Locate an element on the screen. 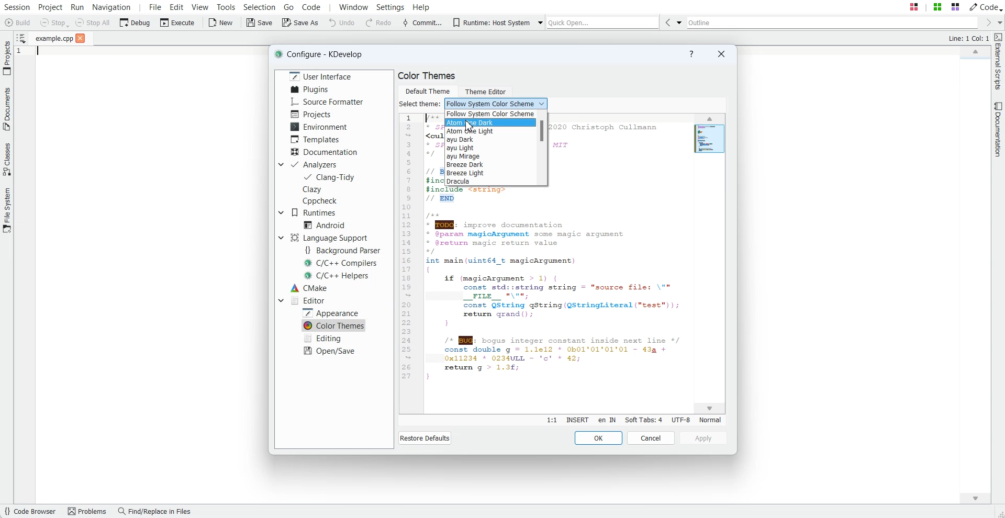 The image size is (1005, 518). Color Themes selected is located at coordinates (334, 325).